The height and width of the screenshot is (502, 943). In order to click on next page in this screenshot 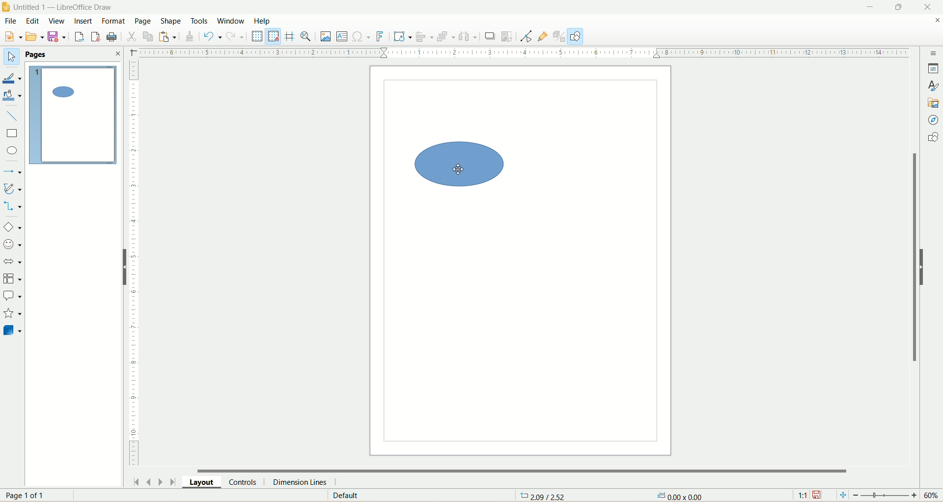, I will do `click(162, 482)`.